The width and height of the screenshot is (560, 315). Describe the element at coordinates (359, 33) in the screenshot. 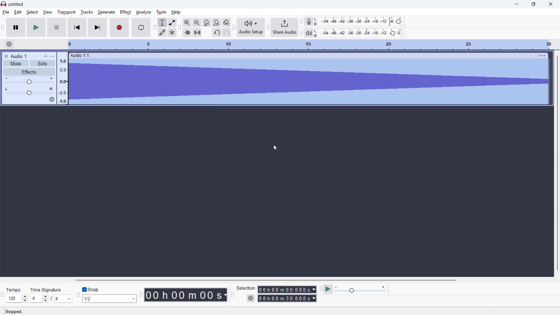

I see `Playback level` at that location.